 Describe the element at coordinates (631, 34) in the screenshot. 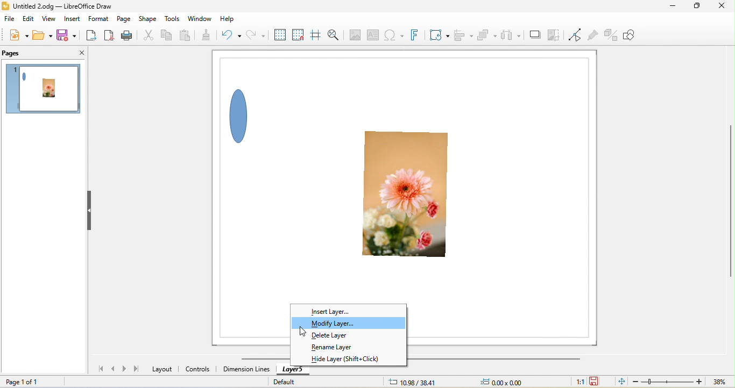

I see `show draw function ` at that location.